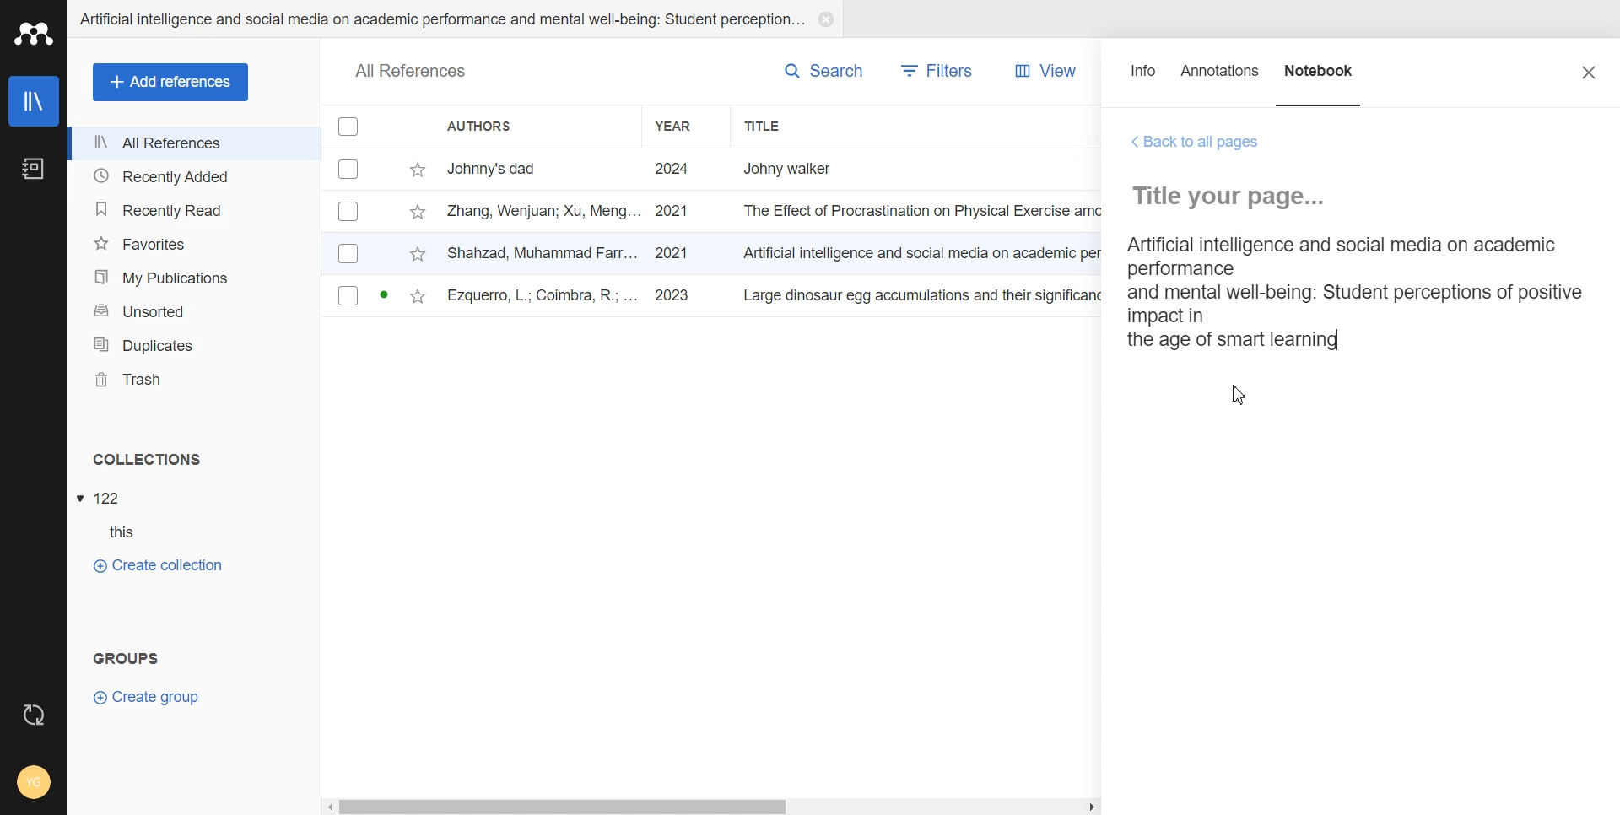 The width and height of the screenshot is (1620, 815). What do you see at coordinates (192, 211) in the screenshot?
I see `Recently Read` at bounding box center [192, 211].